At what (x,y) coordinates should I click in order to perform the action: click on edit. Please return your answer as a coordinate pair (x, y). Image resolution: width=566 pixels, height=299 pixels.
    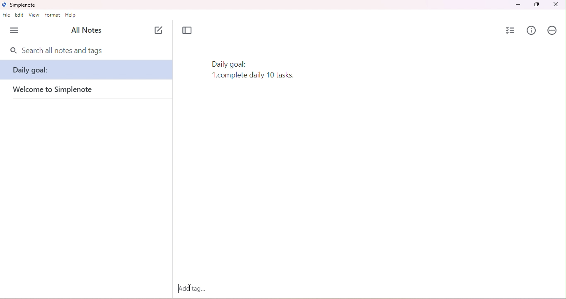
    Looking at the image, I should click on (19, 15).